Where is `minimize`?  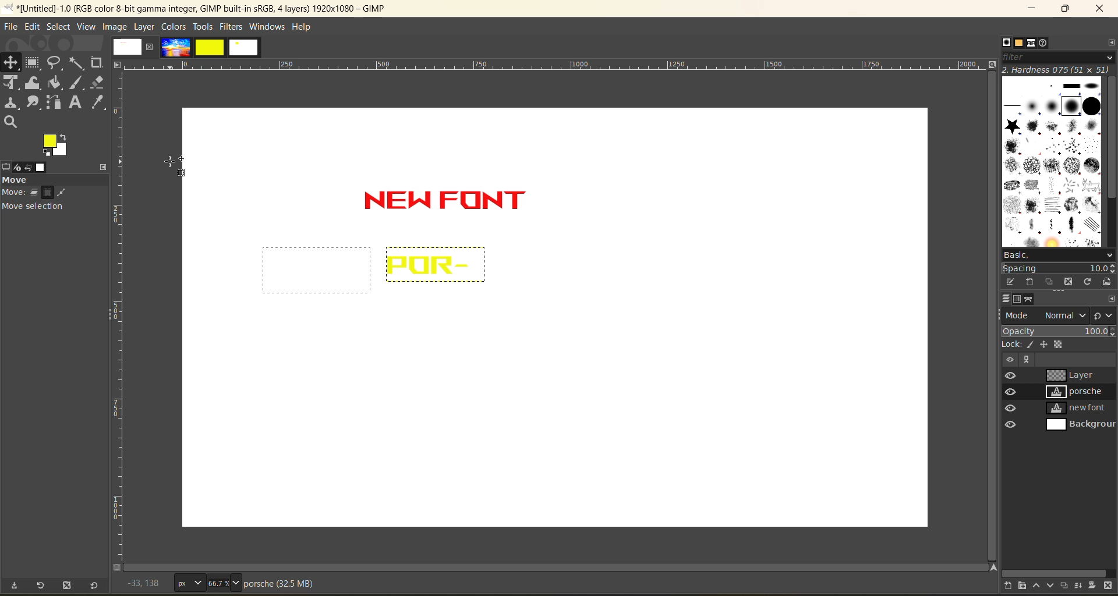 minimize is located at coordinates (1033, 9).